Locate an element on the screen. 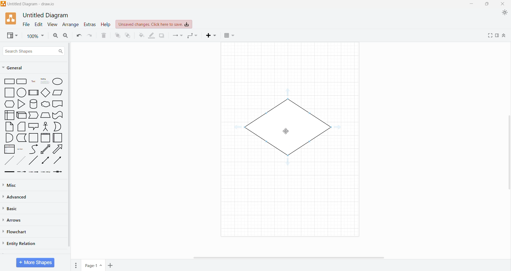 The height and width of the screenshot is (271, 511). Advanced is located at coordinates (18, 197).